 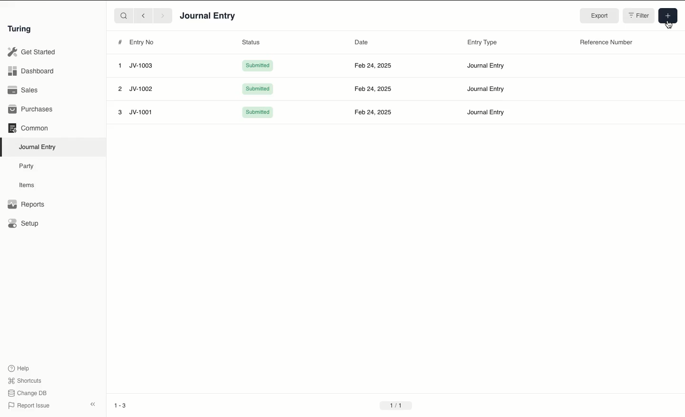 What do you see at coordinates (121, 112) in the screenshot?
I see `3` at bounding box center [121, 112].